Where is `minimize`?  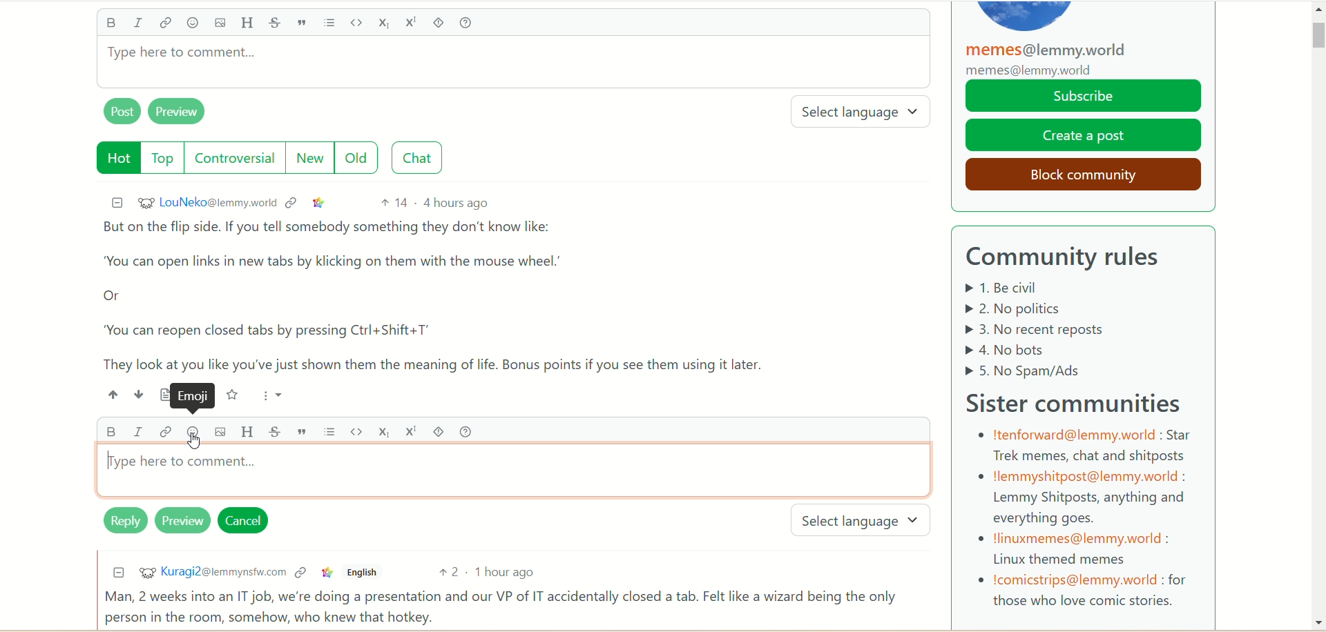 minimize is located at coordinates (114, 573).